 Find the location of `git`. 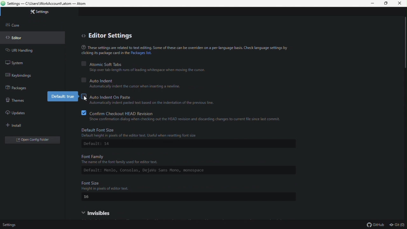

git is located at coordinates (398, 225).